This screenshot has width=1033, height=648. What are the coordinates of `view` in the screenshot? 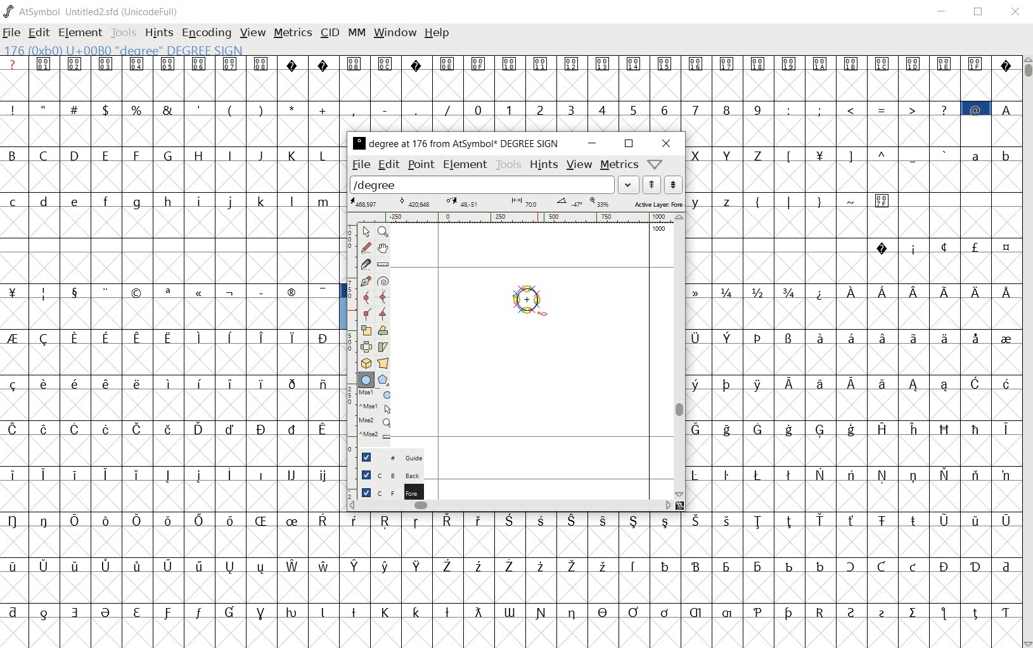 It's located at (579, 164).